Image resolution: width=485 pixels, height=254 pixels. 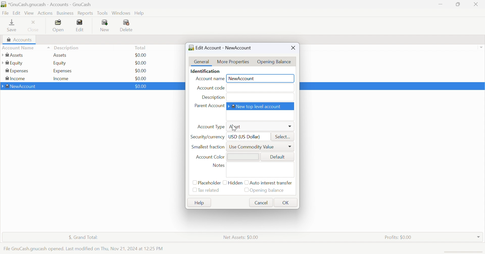 What do you see at coordinates (85, 13) in the screenshot?
I see `Reports` at bounding box center [85, 13].